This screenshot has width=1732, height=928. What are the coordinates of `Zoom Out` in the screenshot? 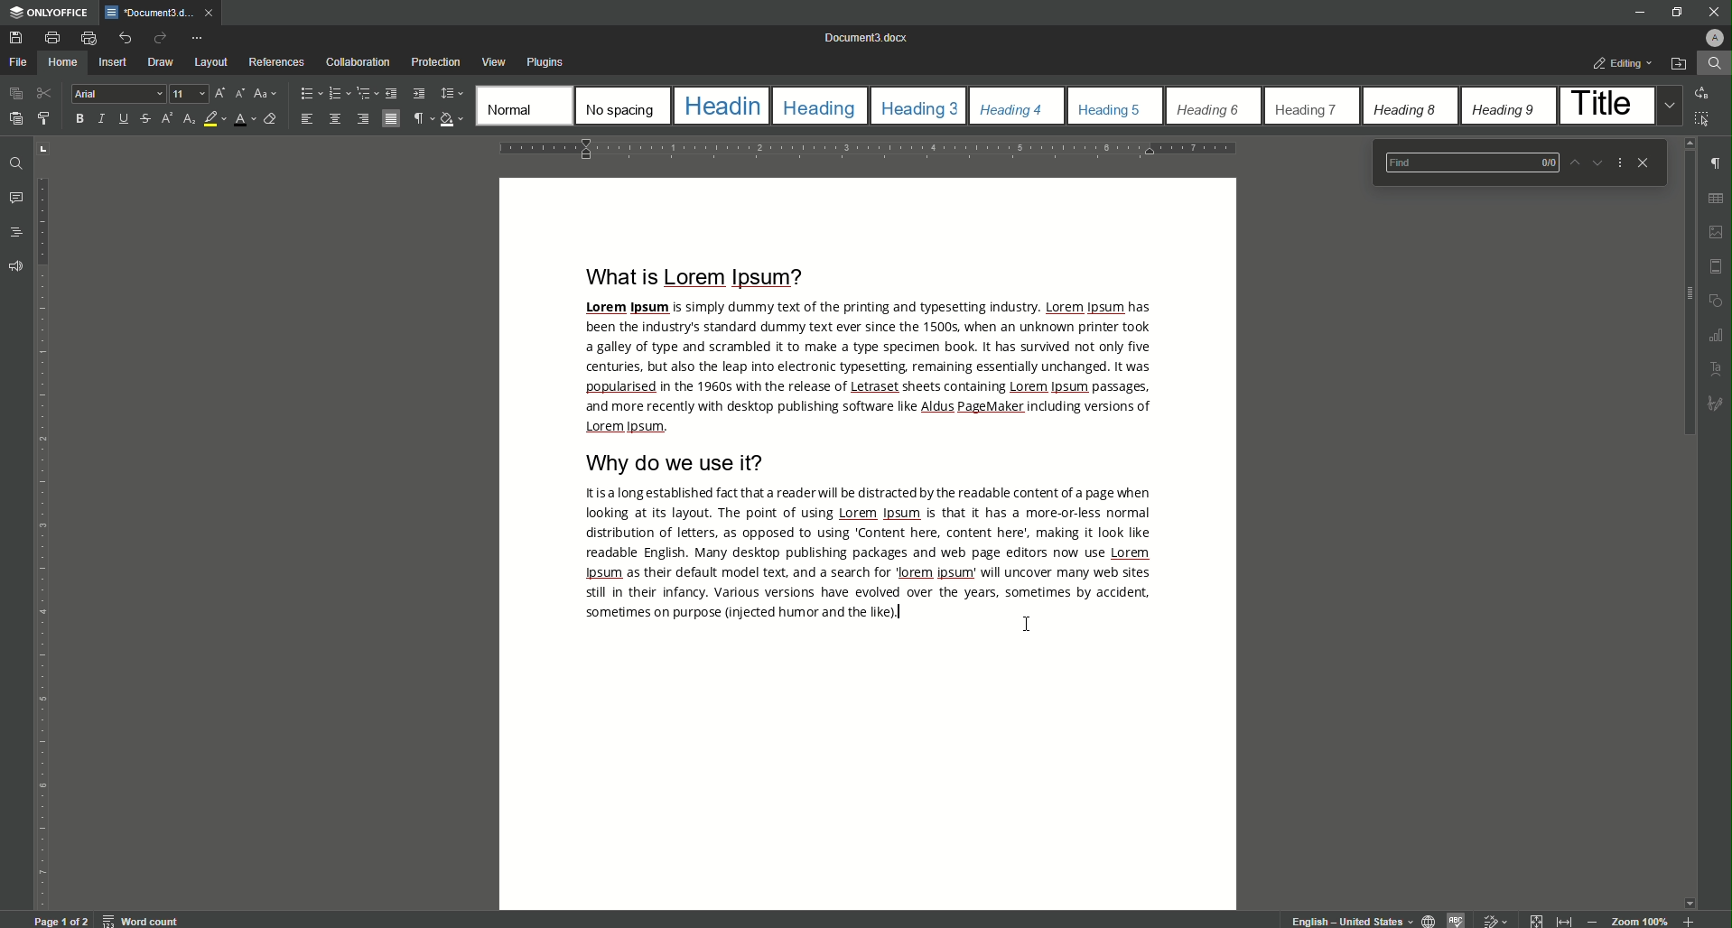 It's located at (1593, 920).